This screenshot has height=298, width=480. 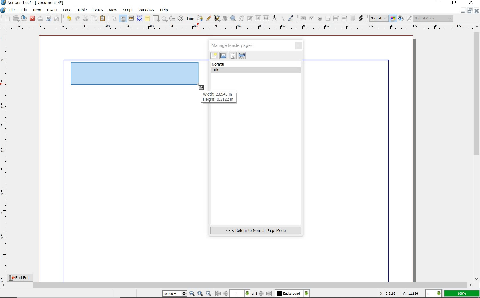 I want to click on unlink text frames, so click(x=266, y=19).